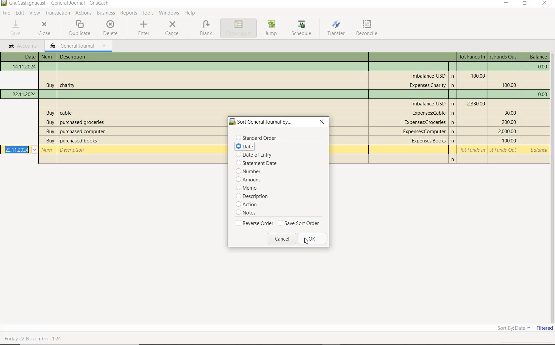 The image size is (555, 345). Describe the element at coordinates (502, 329) in the screenshot. I see `SORT BY: STANDARD ORDER` at that location.